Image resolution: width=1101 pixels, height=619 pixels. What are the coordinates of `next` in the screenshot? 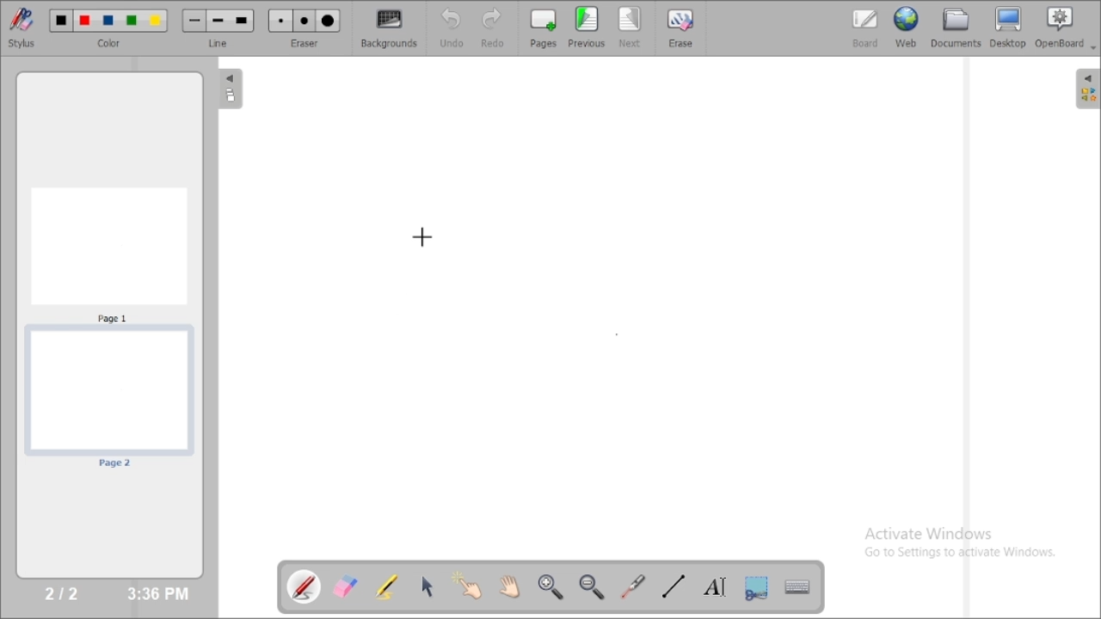 It's located at (630, 28).